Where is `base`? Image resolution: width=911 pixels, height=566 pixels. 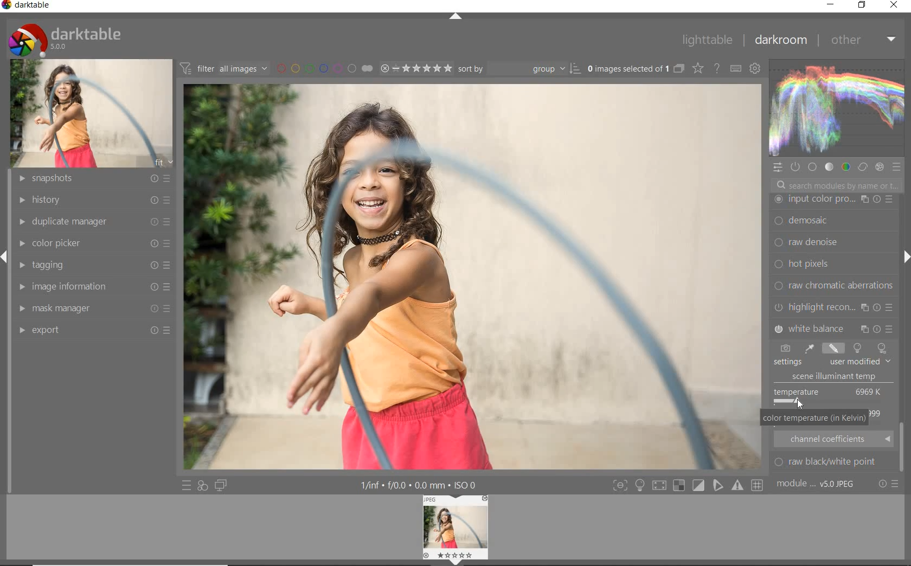 base is located at coordinates (813, 168).